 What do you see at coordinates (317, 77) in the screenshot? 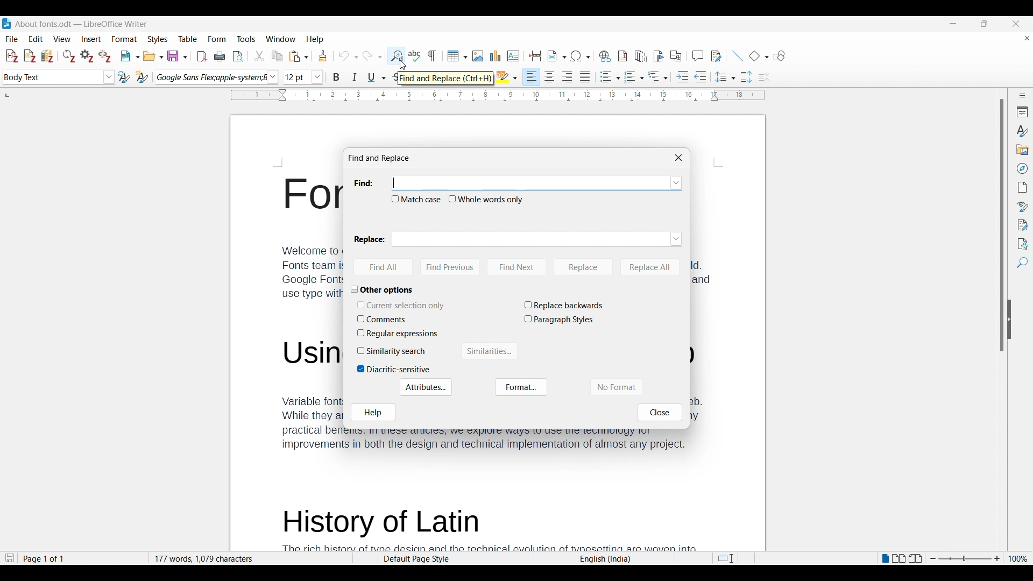
I see `Text size options` at bounding box center [317, 77].